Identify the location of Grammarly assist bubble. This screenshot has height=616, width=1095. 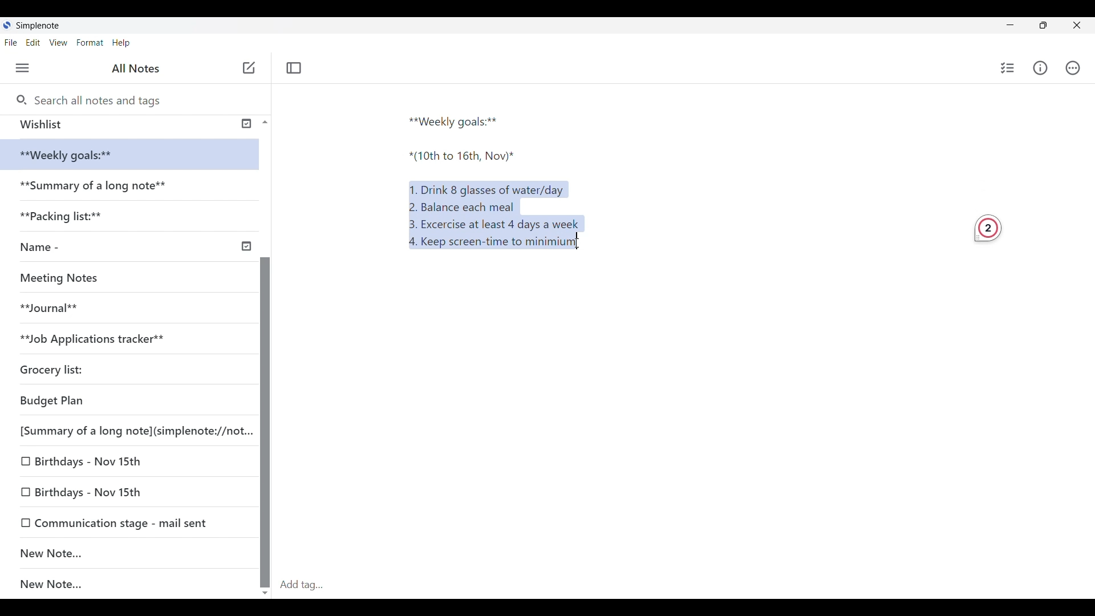
(983, 226).